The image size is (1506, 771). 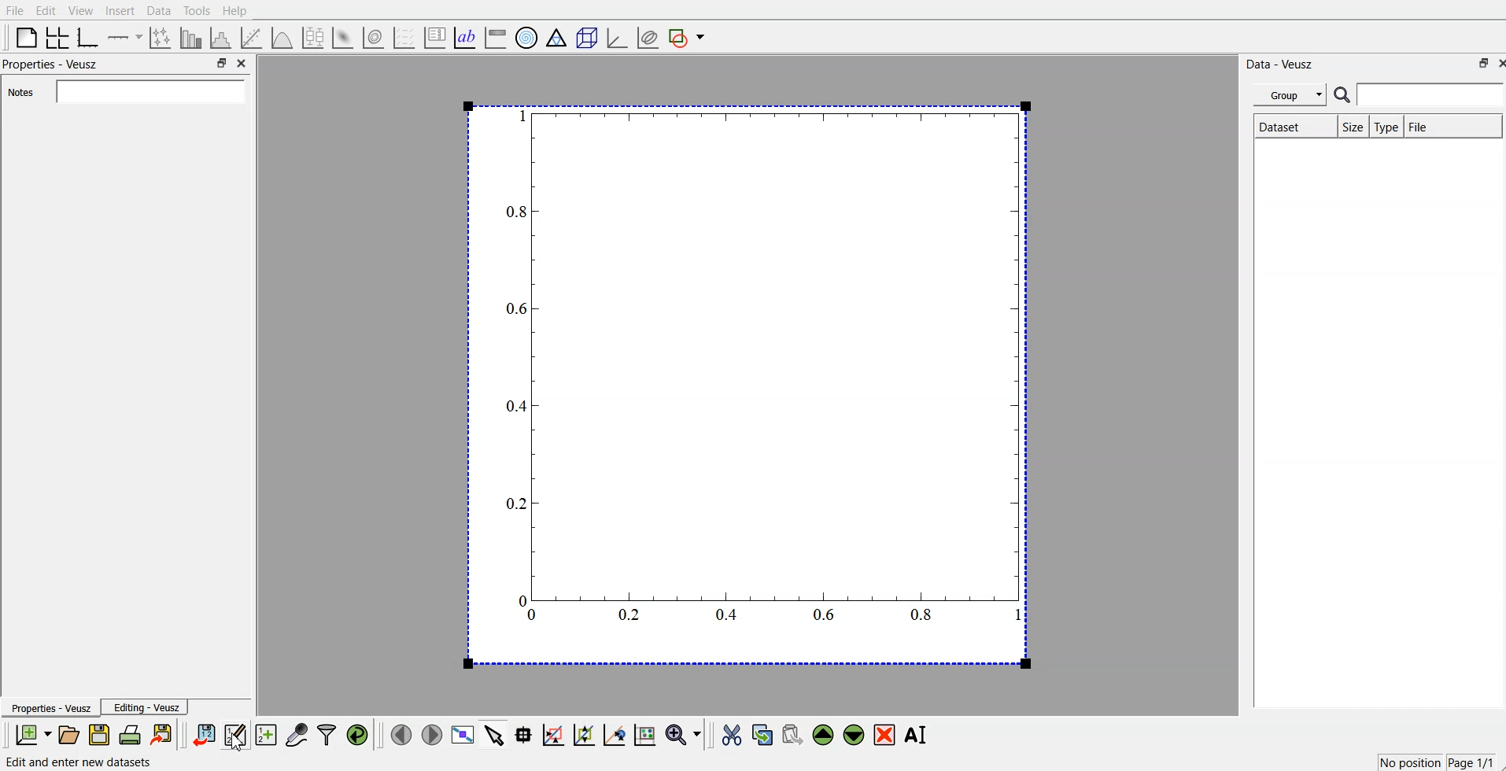 What do you see at coordinates (359, 736) in the screenshot?
I see `reload linked datas` at bounding box center [359, 736].